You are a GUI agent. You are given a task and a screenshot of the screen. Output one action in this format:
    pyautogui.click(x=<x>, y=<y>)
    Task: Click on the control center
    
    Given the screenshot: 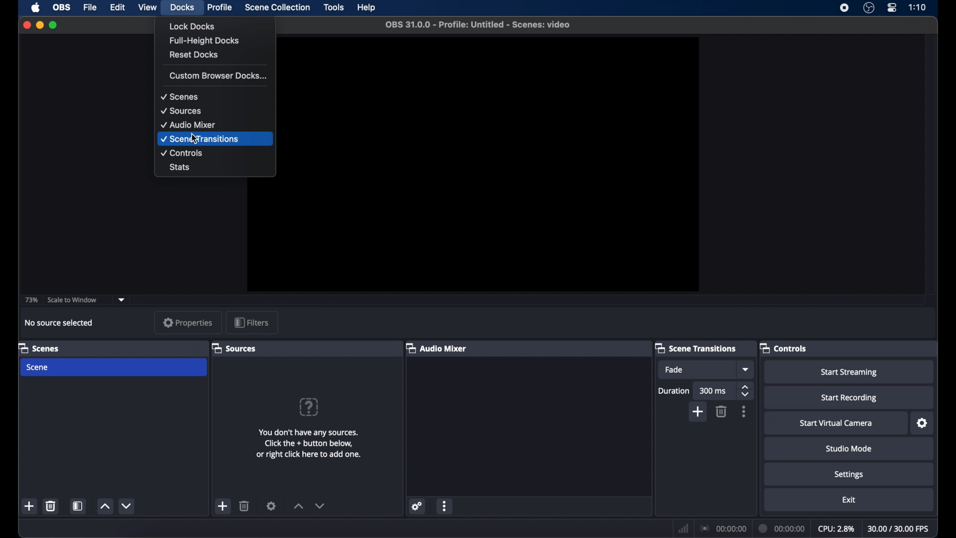 What is the action you would take?
    pyautogui.click(x=891, y=8)
    